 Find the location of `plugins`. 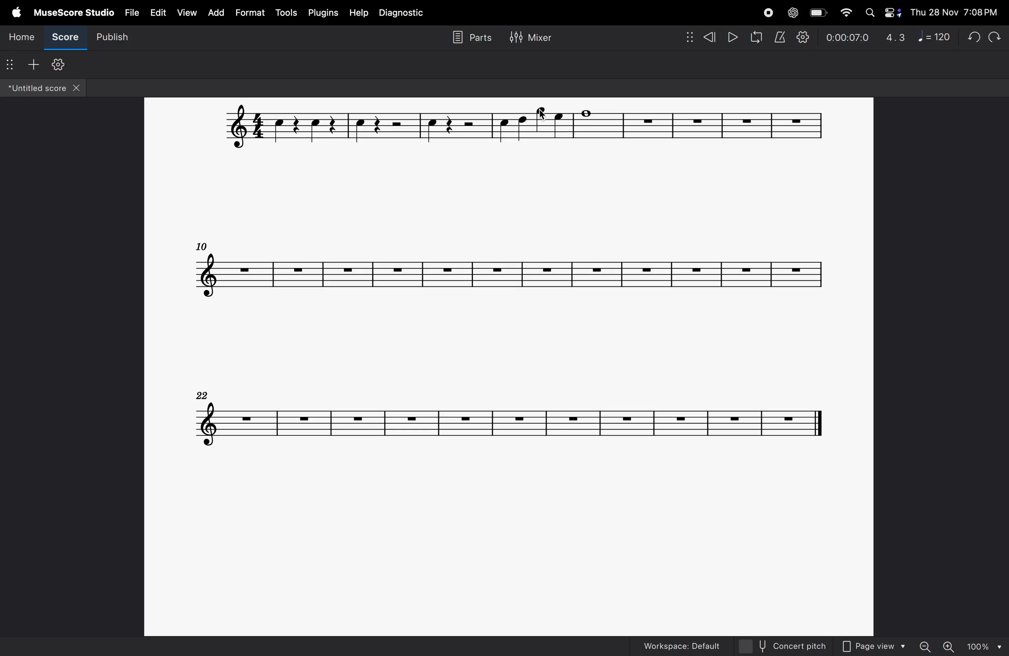

plugins is located at coordinates (323, 13).